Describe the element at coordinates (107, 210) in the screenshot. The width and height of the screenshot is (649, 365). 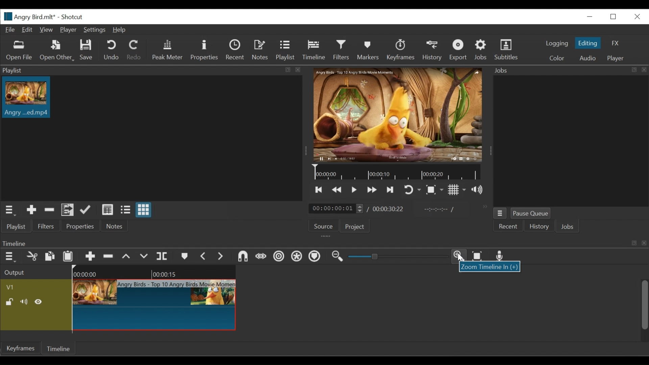
I see `View as details` at that location.